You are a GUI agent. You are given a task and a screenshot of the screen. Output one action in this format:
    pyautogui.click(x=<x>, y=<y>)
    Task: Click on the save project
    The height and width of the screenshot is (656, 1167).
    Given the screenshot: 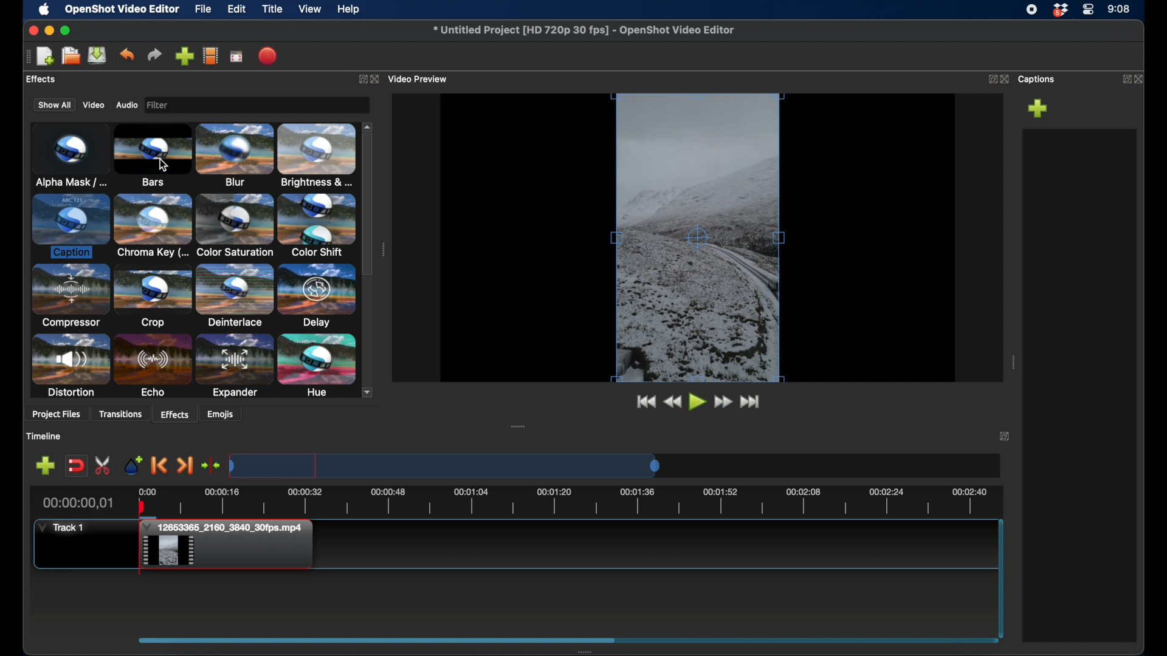 What is the action you would take?
    pyautogui.click(x=98, y=56)
    